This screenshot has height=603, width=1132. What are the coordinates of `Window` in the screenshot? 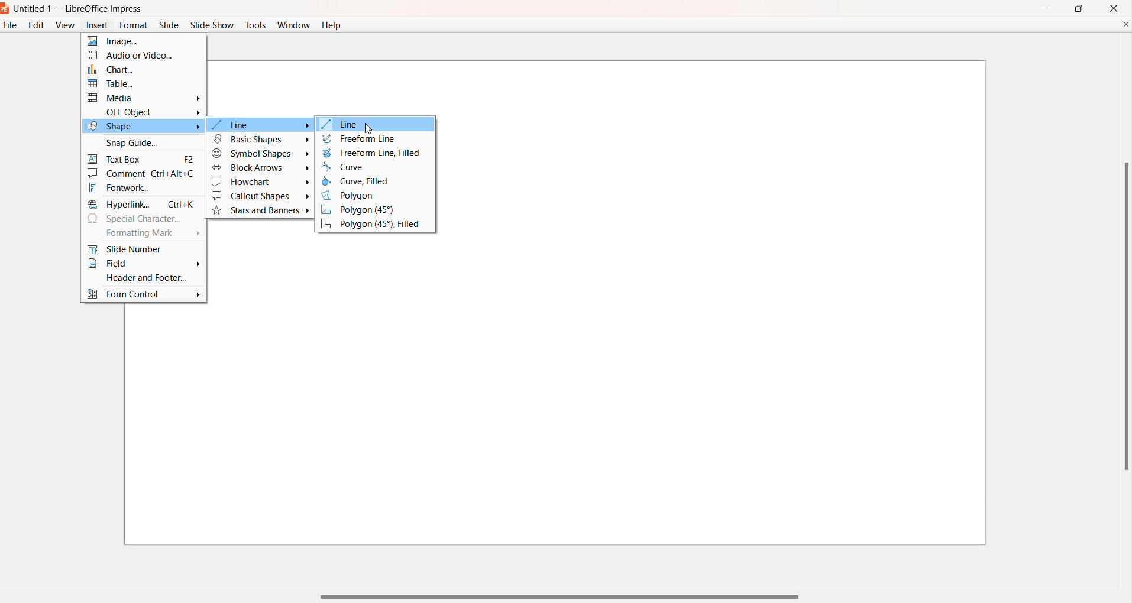 It's located at (293, 27).